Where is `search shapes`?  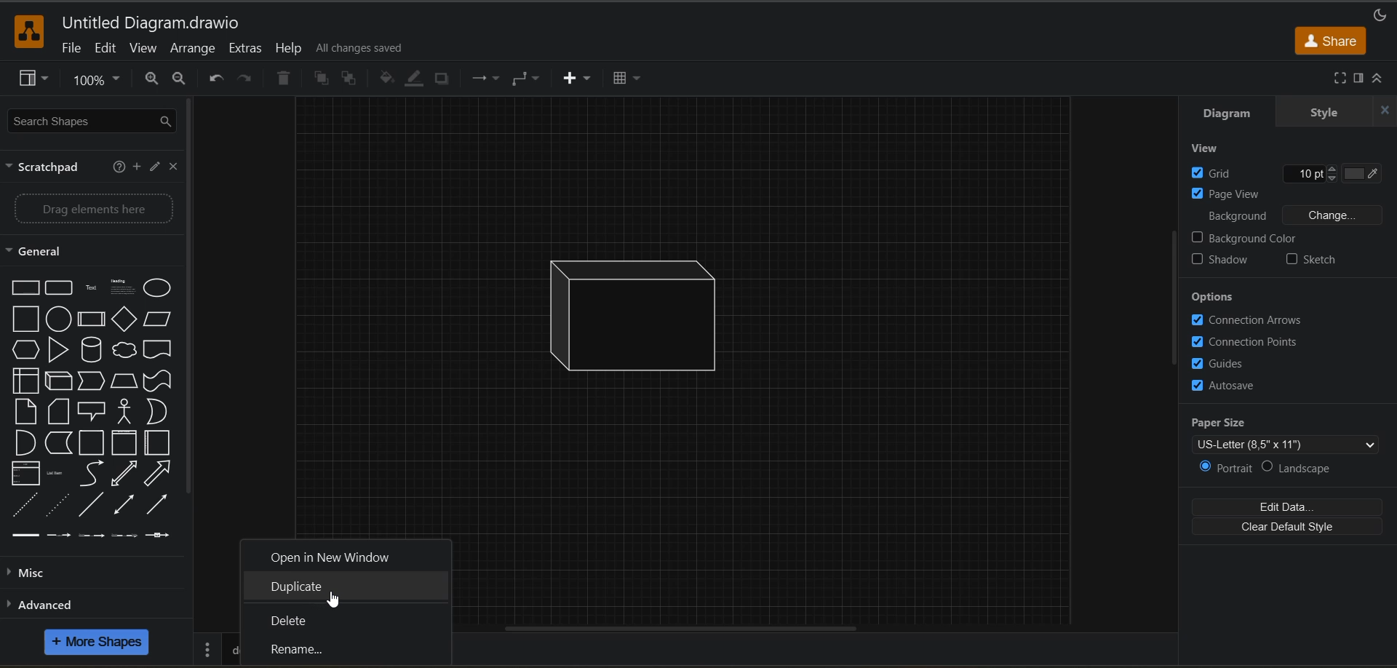 search shapes is located at coordinates (87, 122).